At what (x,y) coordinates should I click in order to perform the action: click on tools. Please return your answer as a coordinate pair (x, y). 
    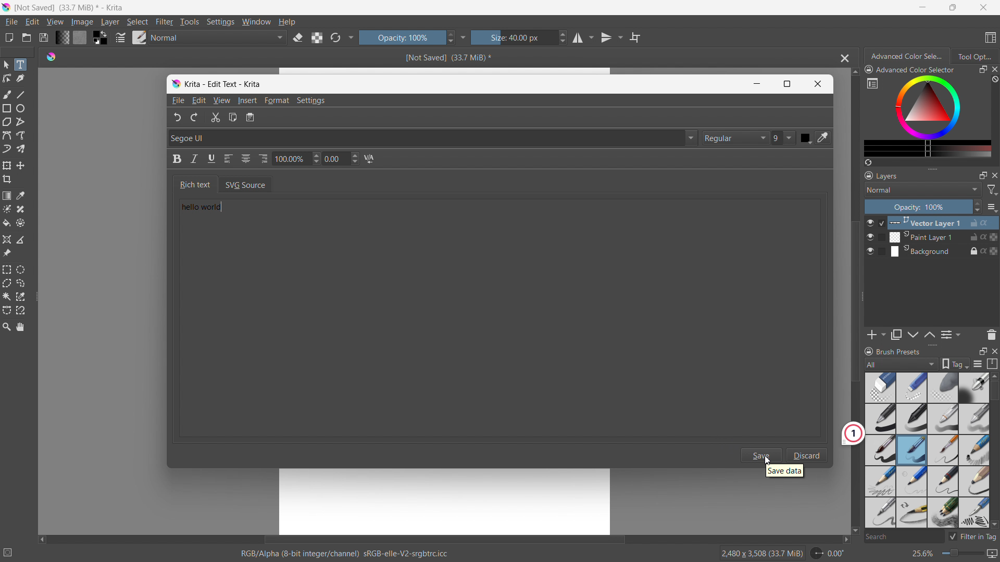
    Looking at the image, I should click on (190, 22).